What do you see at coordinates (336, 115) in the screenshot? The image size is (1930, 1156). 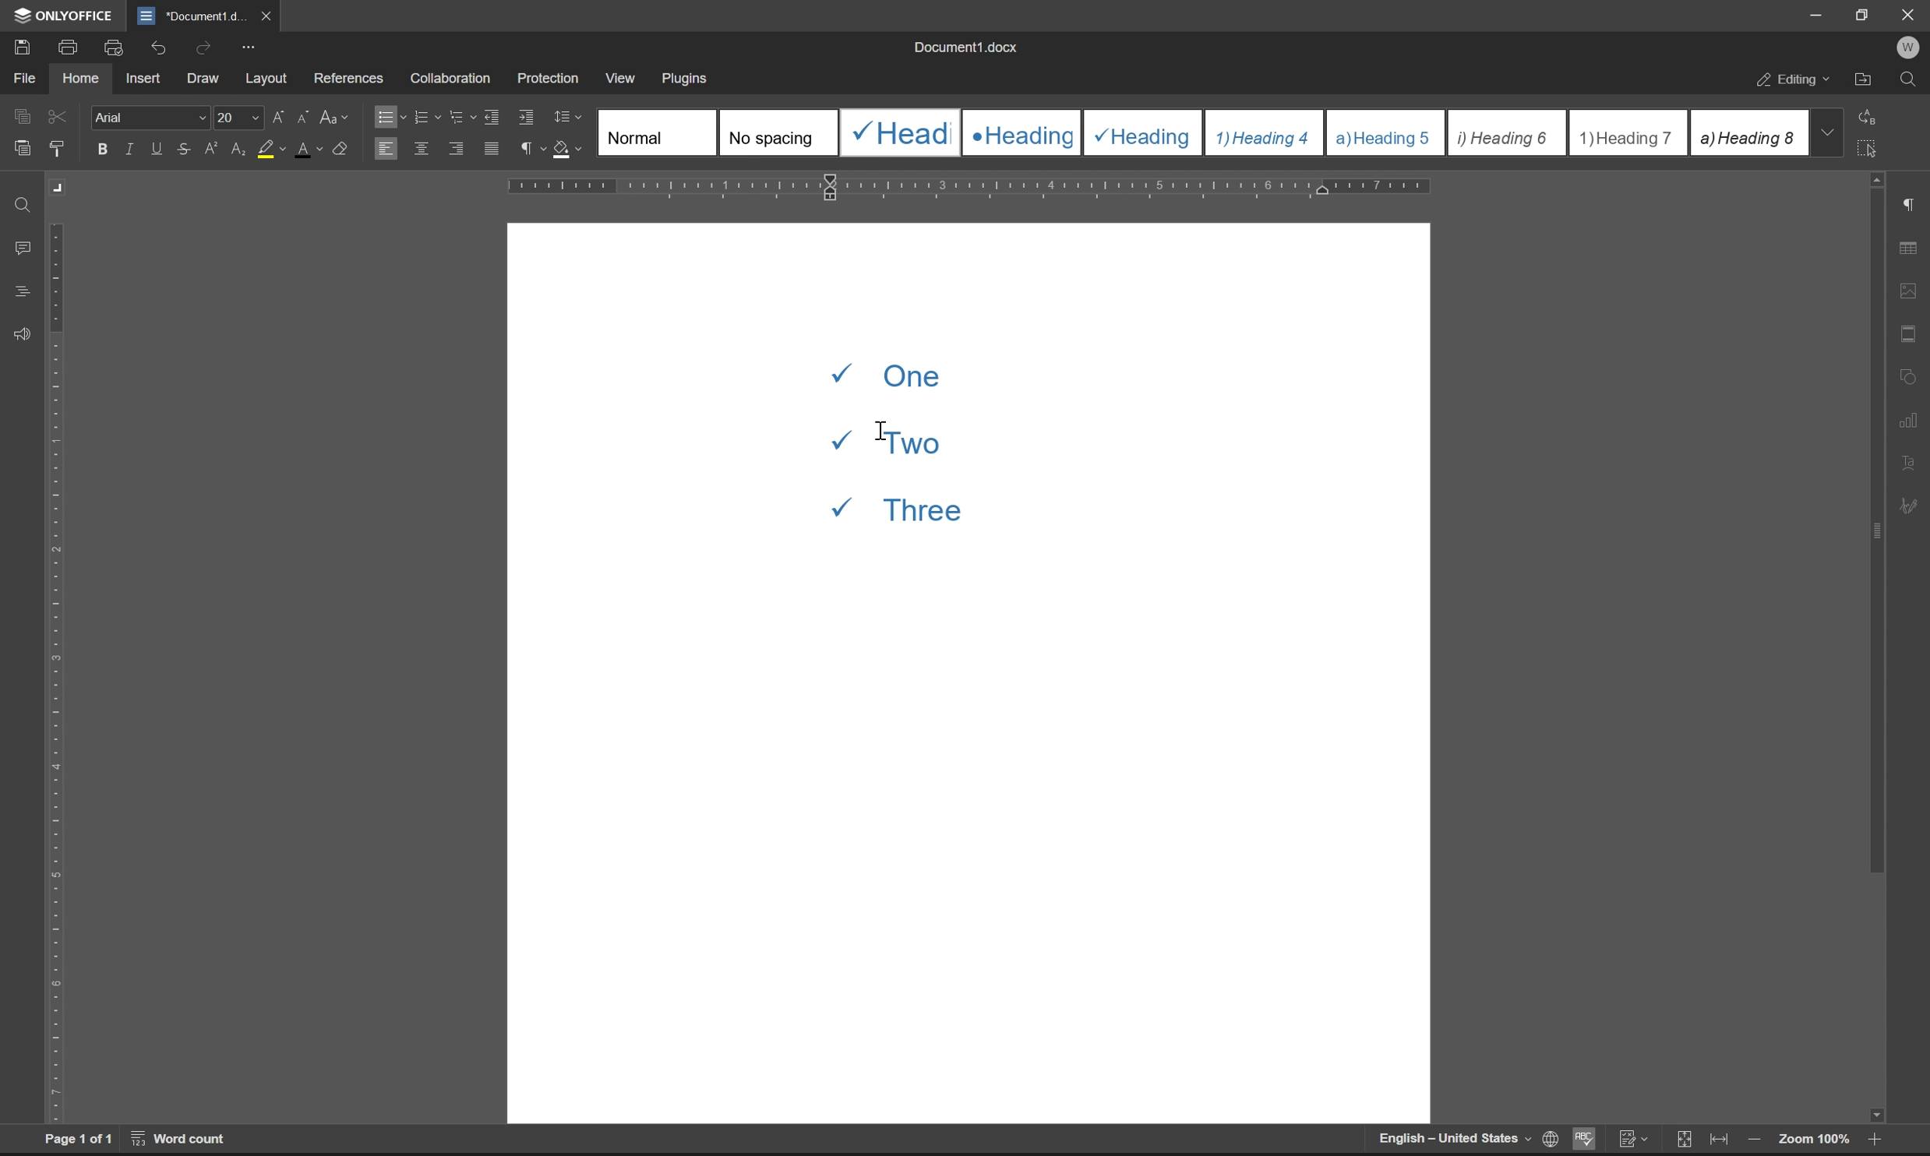 I see `change case` at bounding box center [336, 115].